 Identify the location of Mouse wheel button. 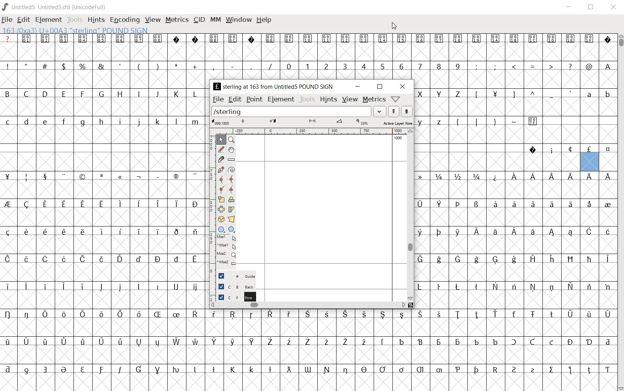
(228, 254).